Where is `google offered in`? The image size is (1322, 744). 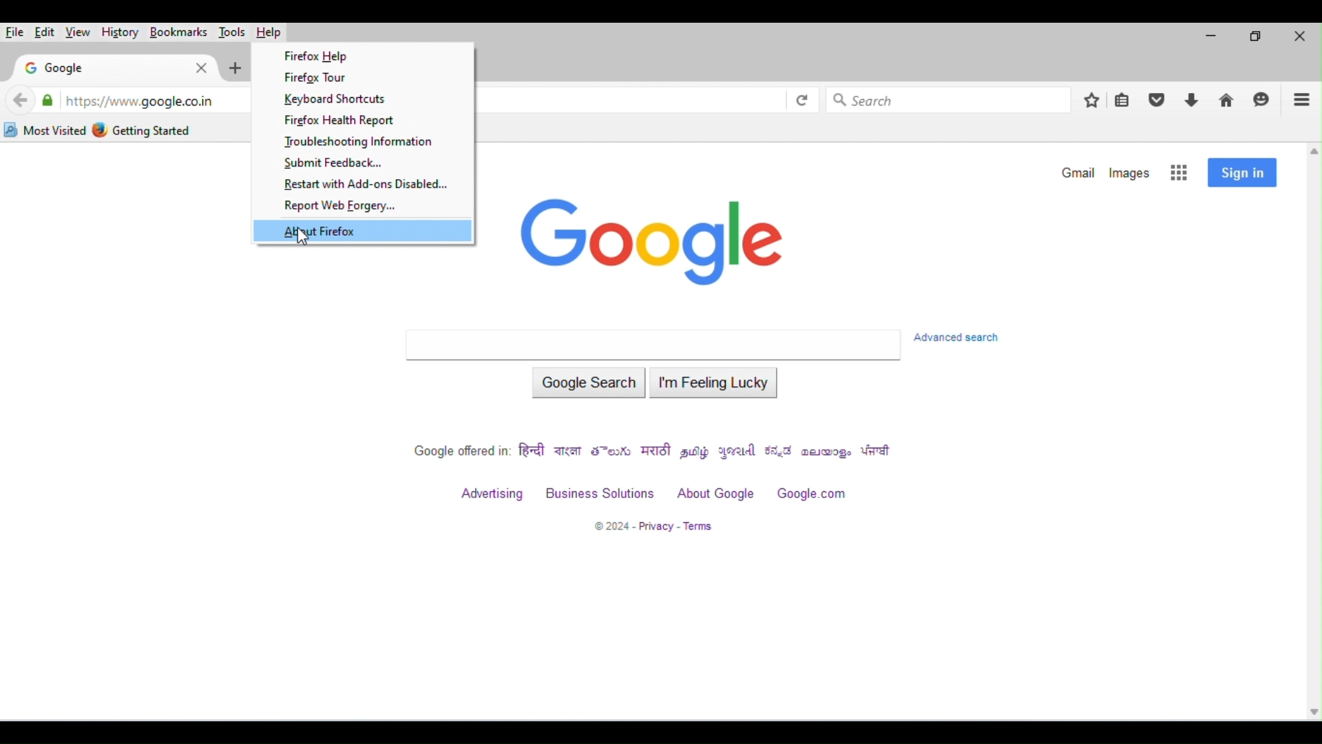
google offered in is located at coordinates (459, 452).